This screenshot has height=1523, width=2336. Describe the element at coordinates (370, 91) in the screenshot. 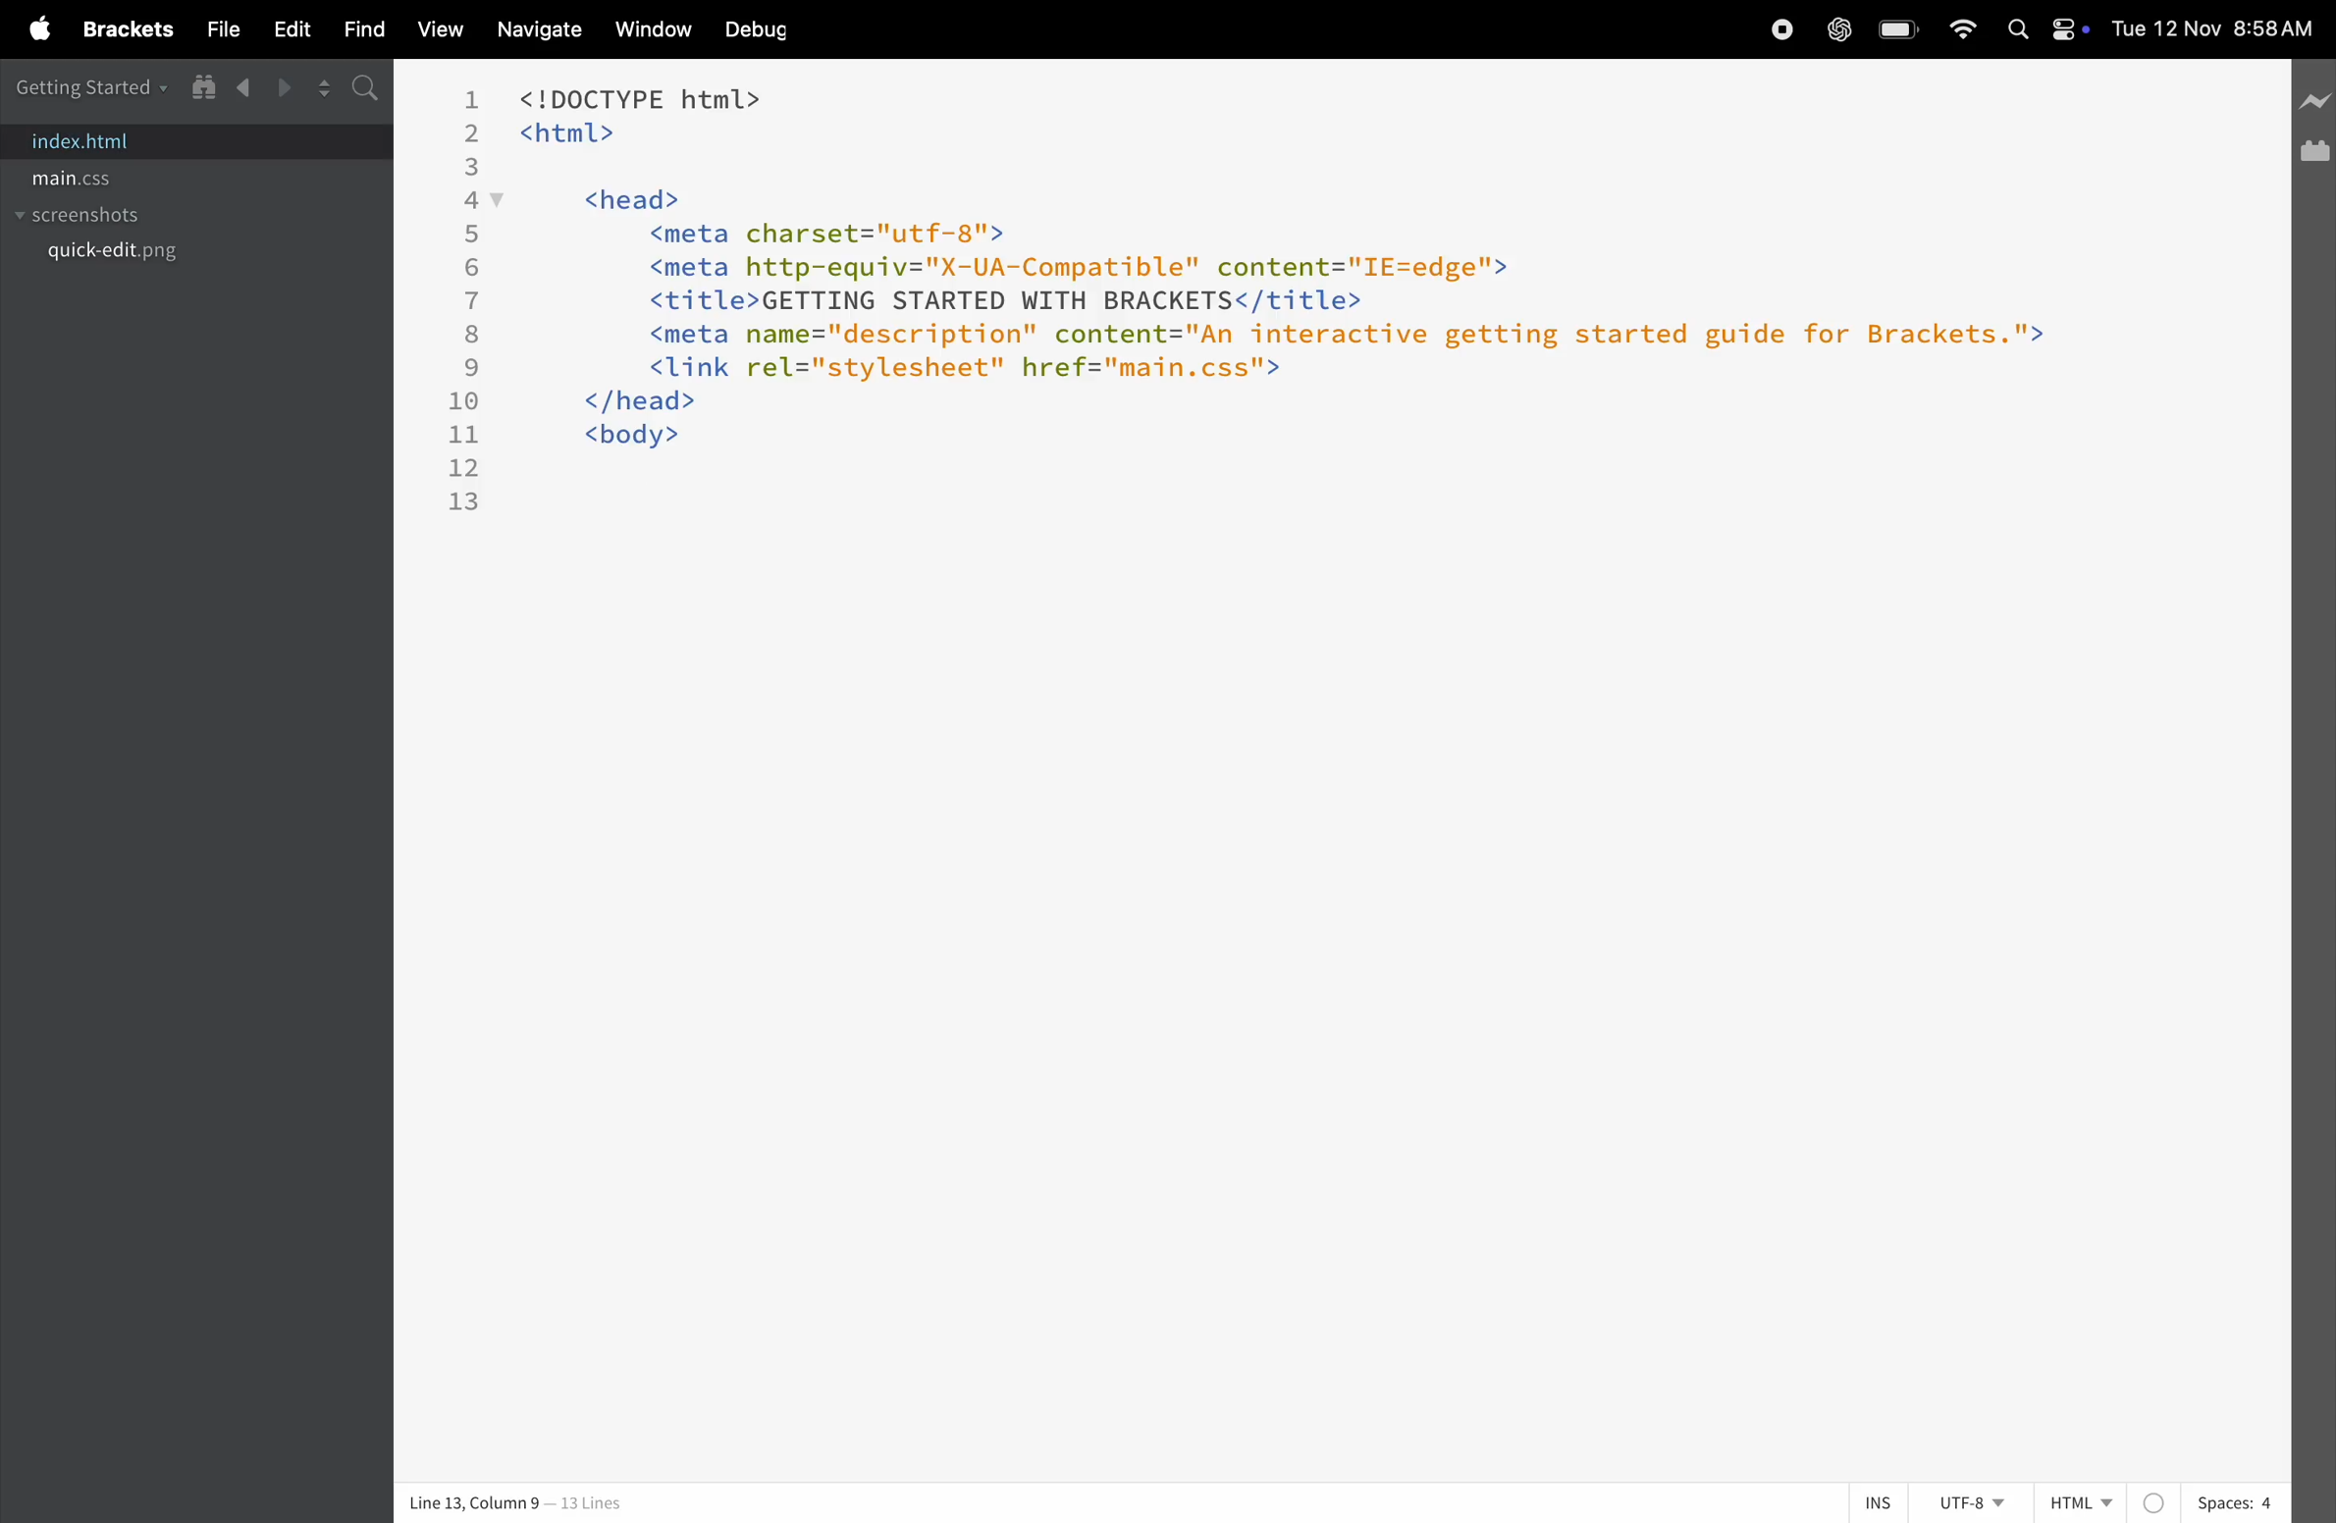

I see `search` at that location.